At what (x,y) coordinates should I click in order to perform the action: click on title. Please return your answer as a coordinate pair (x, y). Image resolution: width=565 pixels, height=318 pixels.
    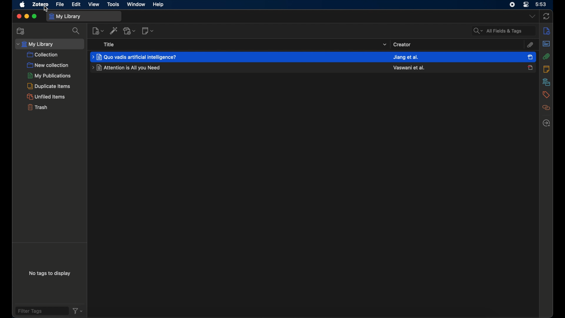
    Looking at the image, I should click on (110, 44).